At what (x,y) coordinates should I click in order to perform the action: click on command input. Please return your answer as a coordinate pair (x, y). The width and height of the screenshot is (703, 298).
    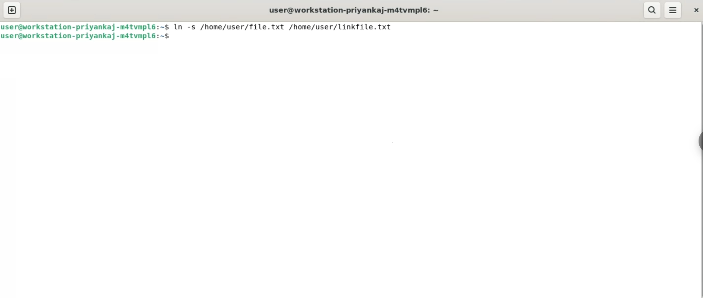
    Looking at the image, I should click on (435, 37).